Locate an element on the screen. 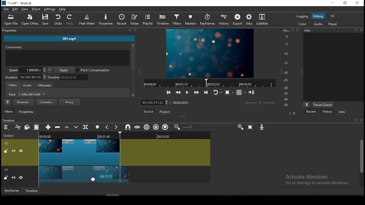 Image resolution: width=365 pixels, height=205 pixels. L R is located at coordinates (292, 114).